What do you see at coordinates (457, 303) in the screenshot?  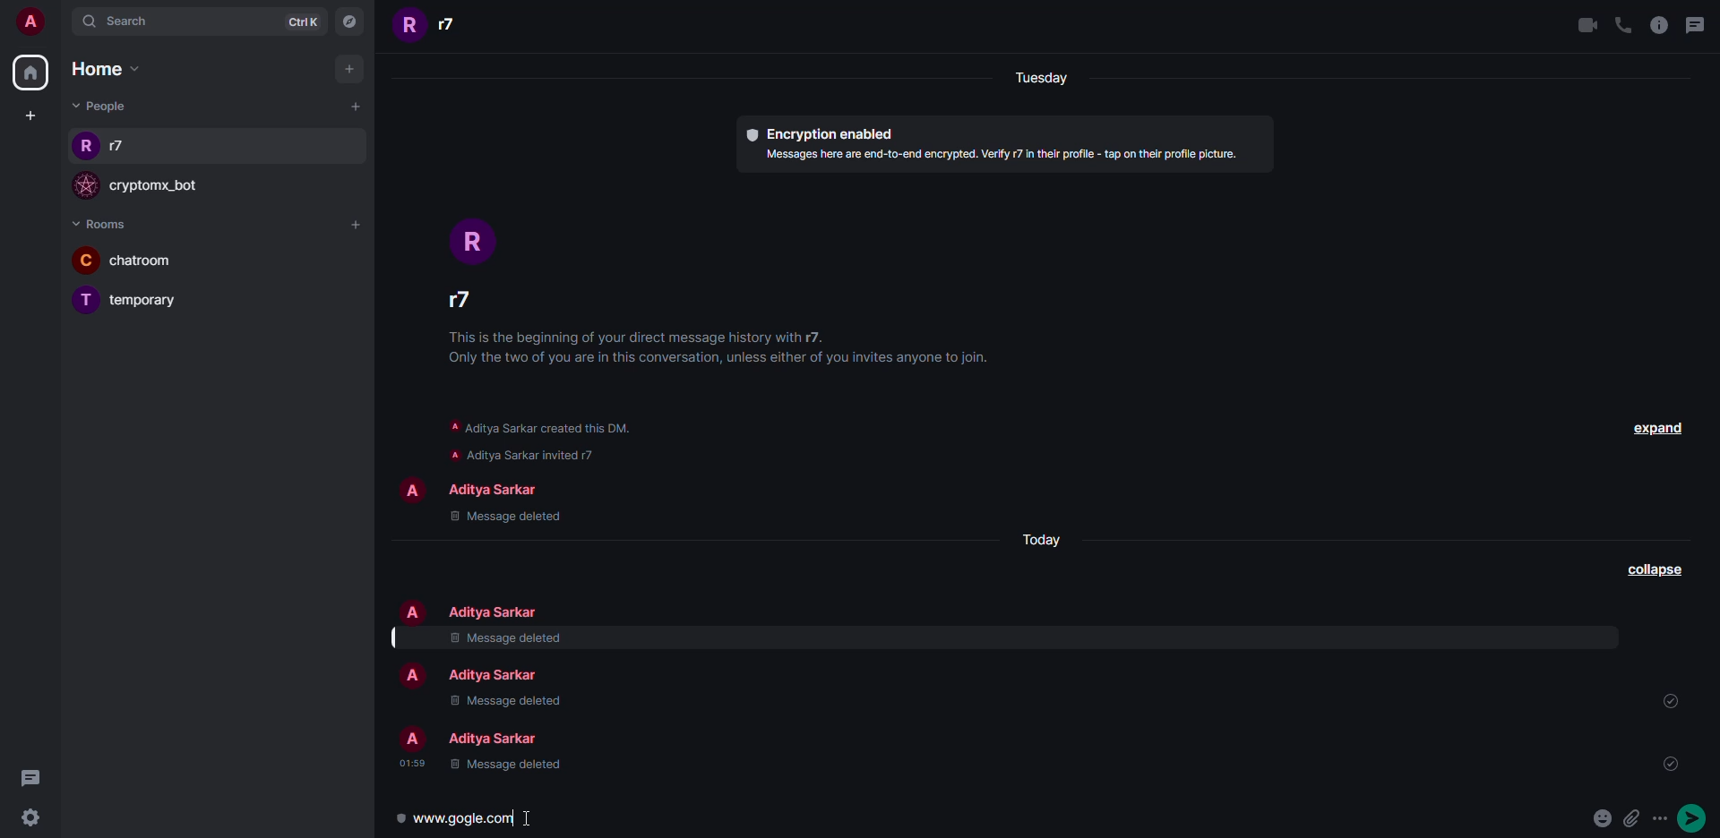 I see `people` at bounding box center [457, 303].